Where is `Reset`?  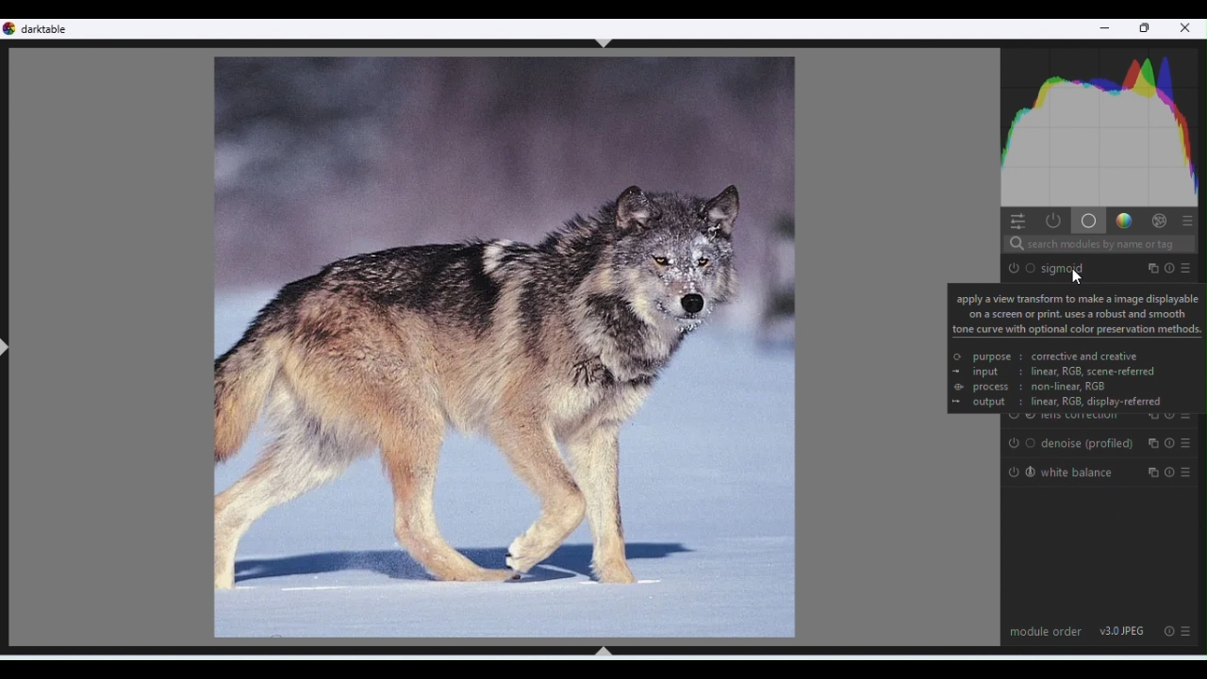 Reset is located at coordinates (1167, 630).